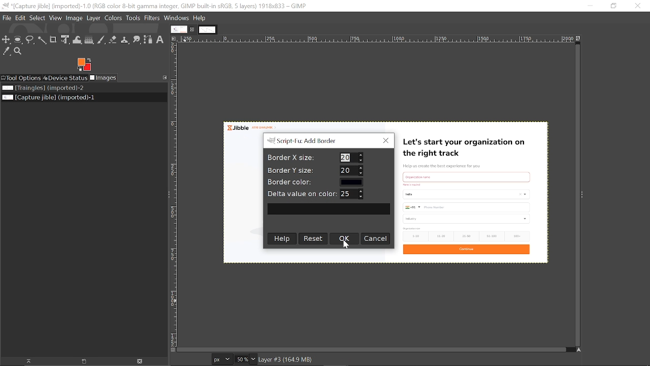 This screenshot has width=650, height=366. What do you see at coordinates (386, 141) in the screenshot?
I see `Close` at bounding box center [386, 141].